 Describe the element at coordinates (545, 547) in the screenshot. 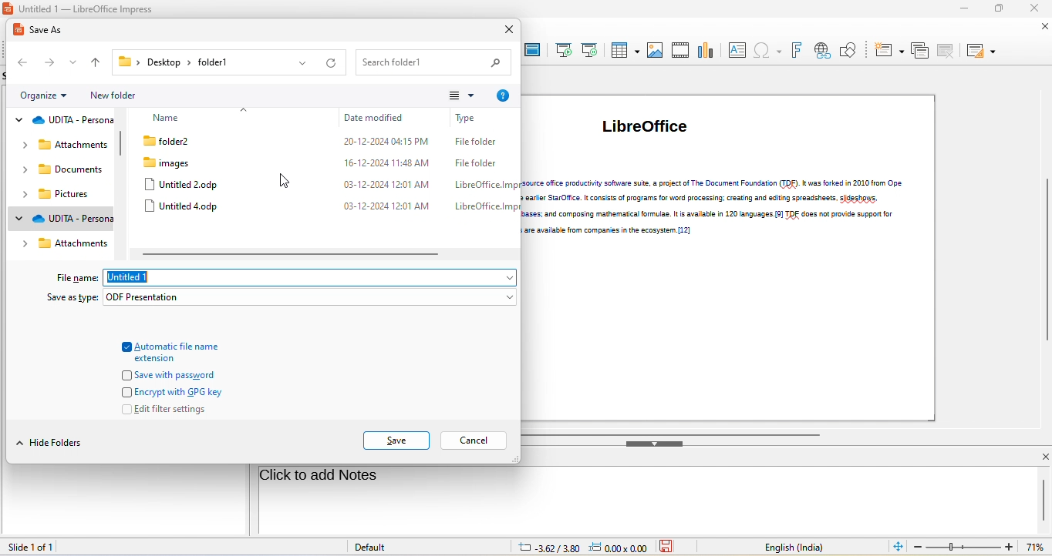

I see `-3.62/3.80` at that location.